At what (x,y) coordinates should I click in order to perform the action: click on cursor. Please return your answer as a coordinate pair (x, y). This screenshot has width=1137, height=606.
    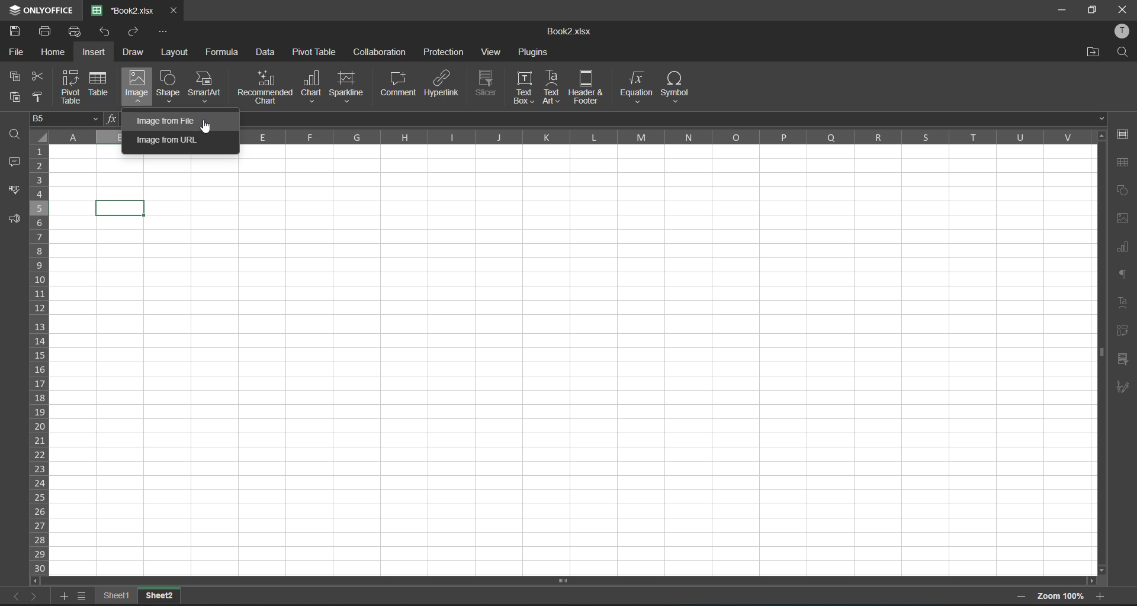
    Looking at the image, I should click on (208, 127).